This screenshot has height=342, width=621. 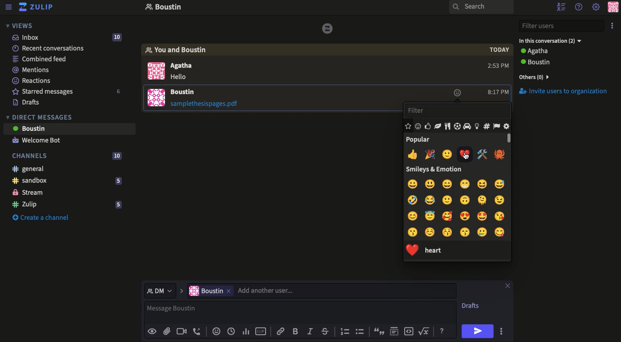 I want to click on Drafts, so click(x=25, y=103).